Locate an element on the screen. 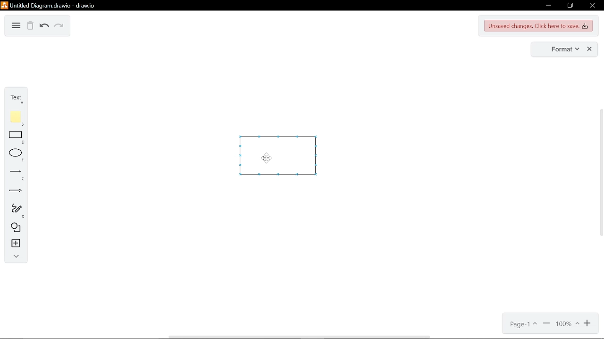 This screenshot has width=604, height=339. lines is located at coordinates (17, 175).